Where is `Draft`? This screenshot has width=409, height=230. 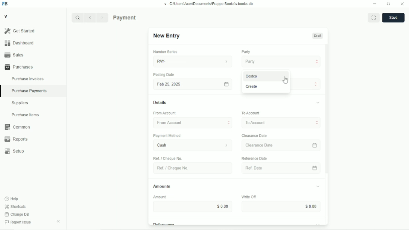
Draft is located at coordinates (318, 36).